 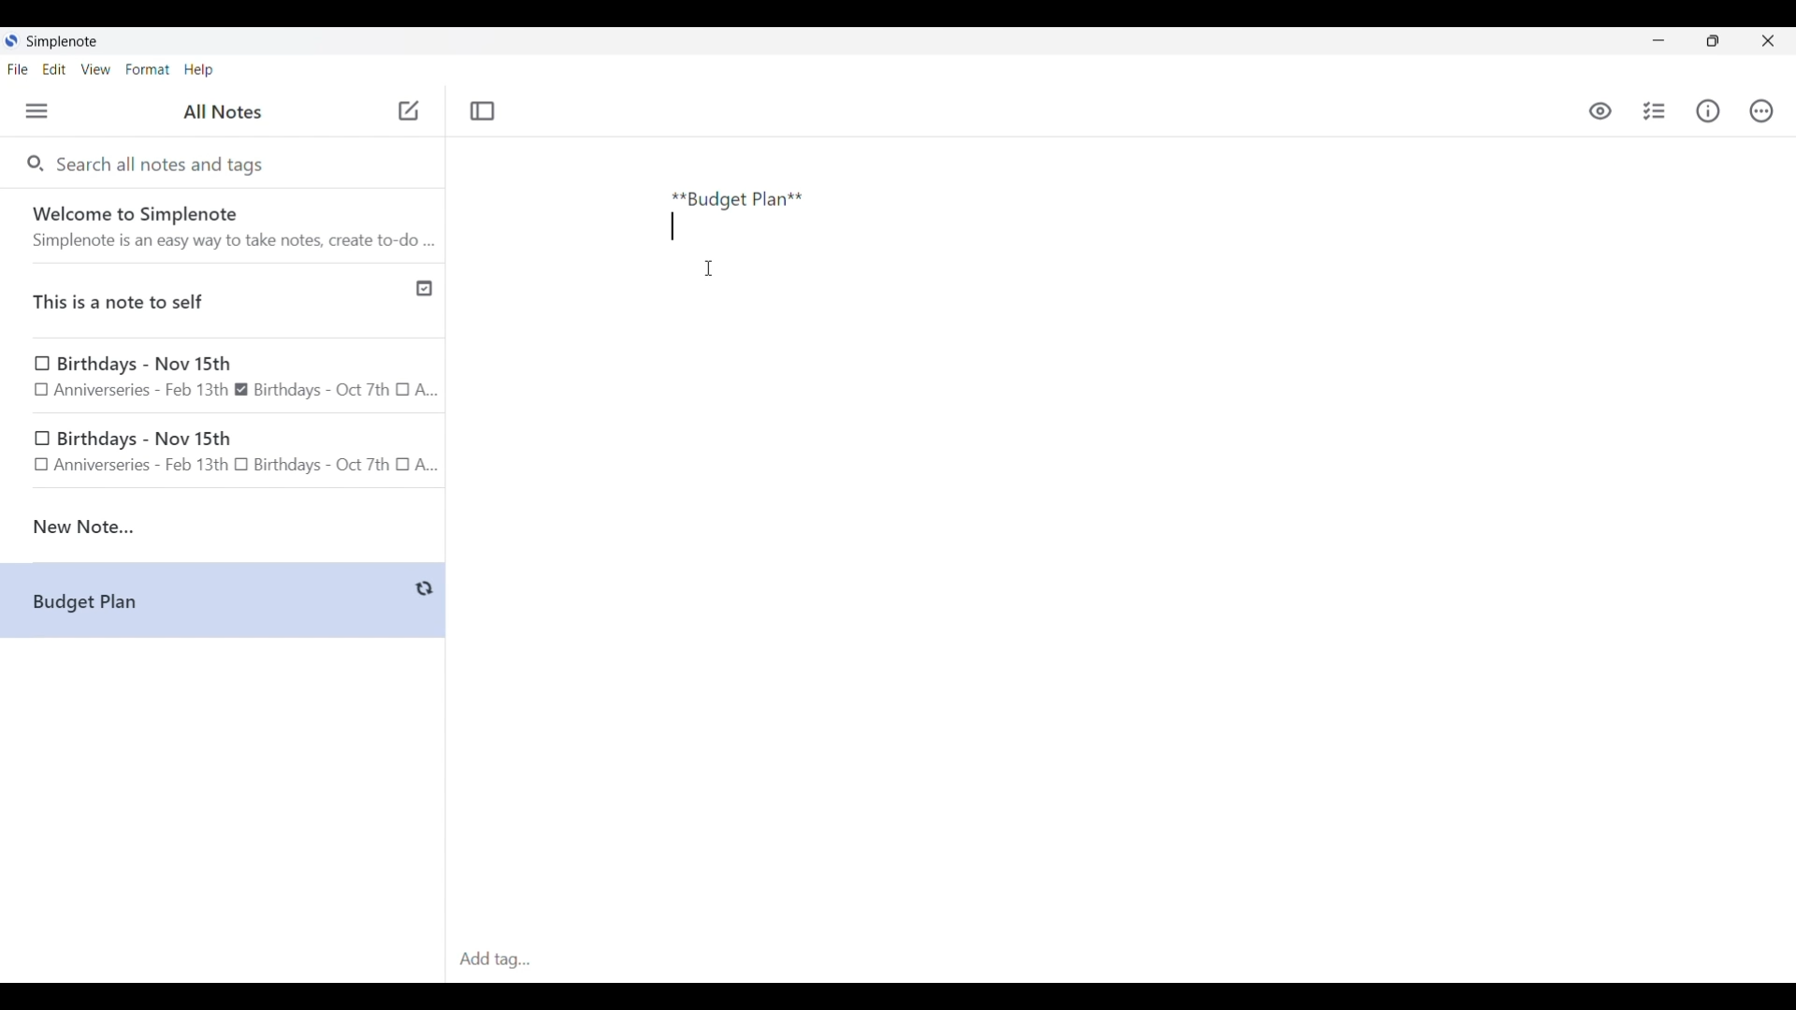 What do you see at coordinates (709, 268) in the screenshot?
I see `Cursor position unchanged` at bounding box center [709, 268].